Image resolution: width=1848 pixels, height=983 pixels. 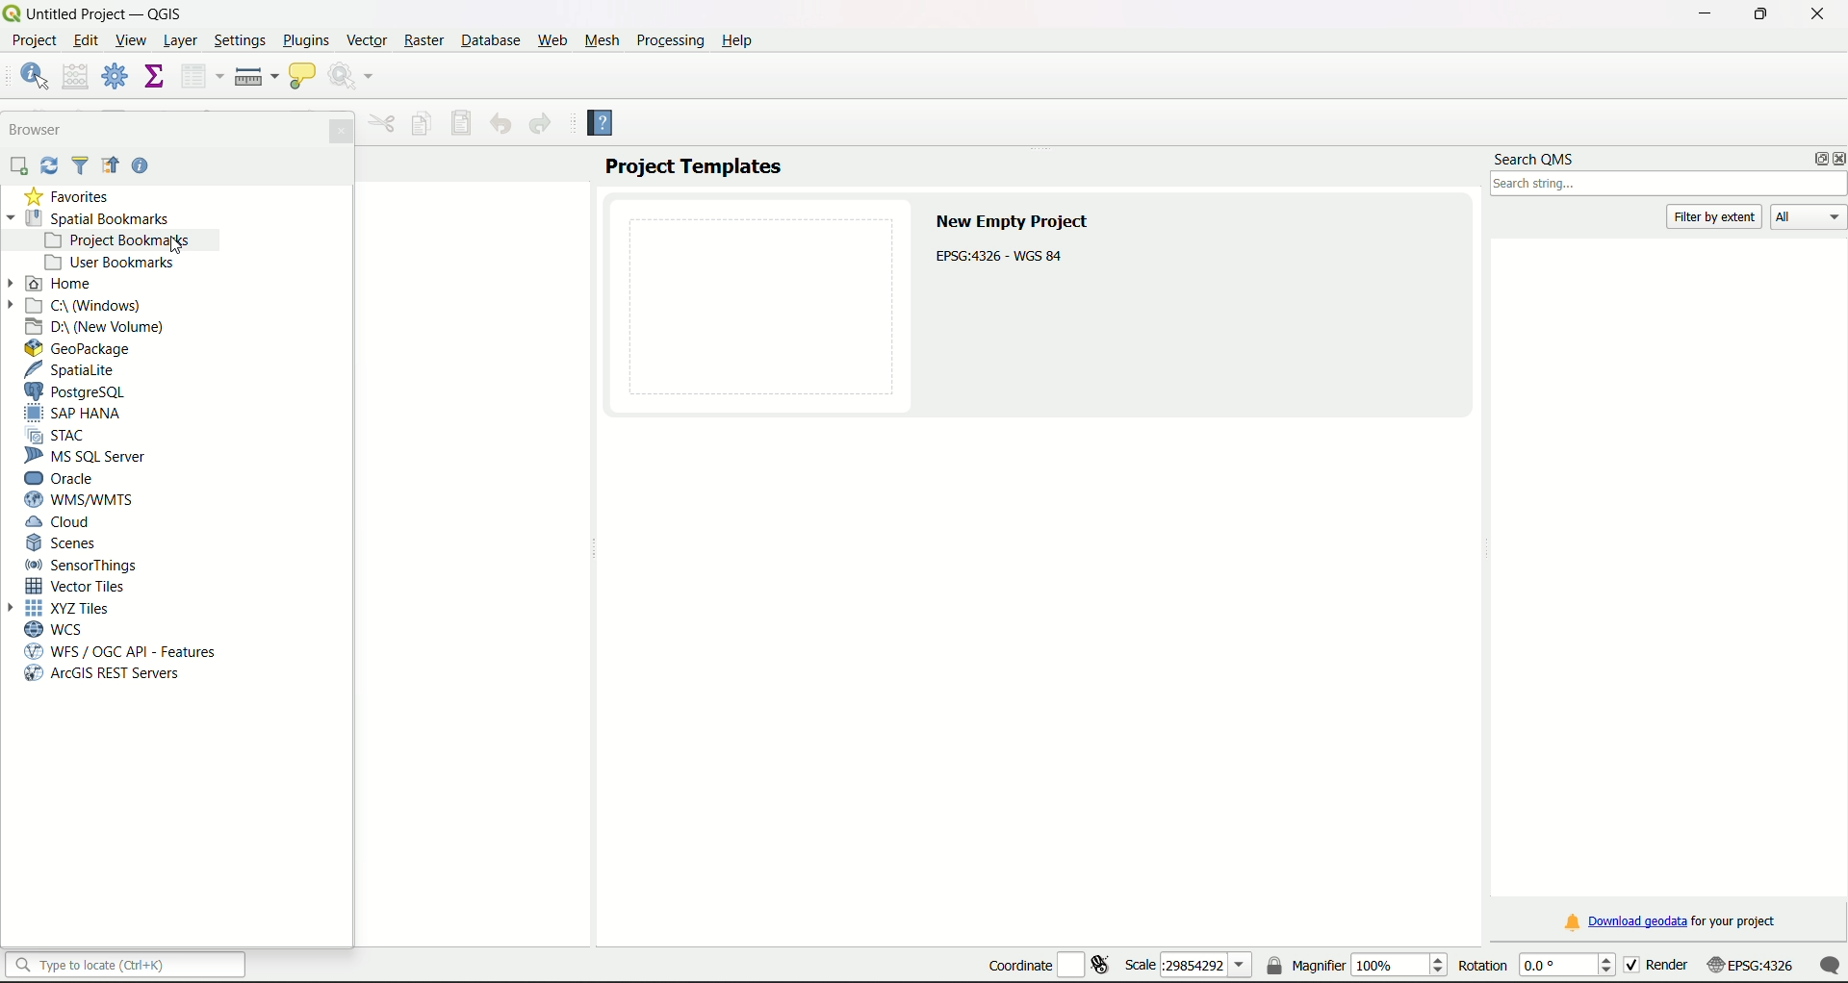 I want to click on Raster, so click(x=425, y=41).